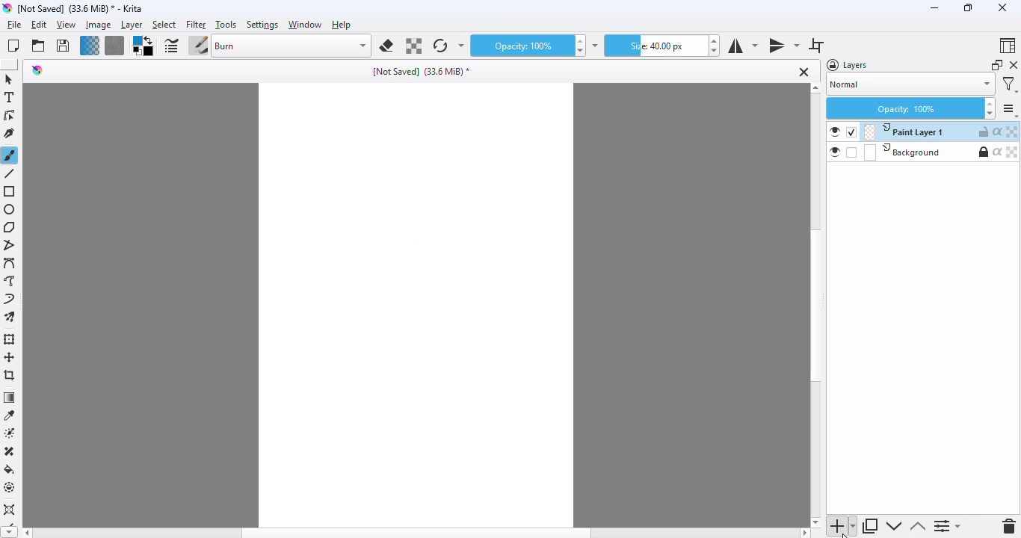  What do you see at coordinates (10, 281) in the screenshot?
I see `freehand path tool` at bounding box center [10, 281].